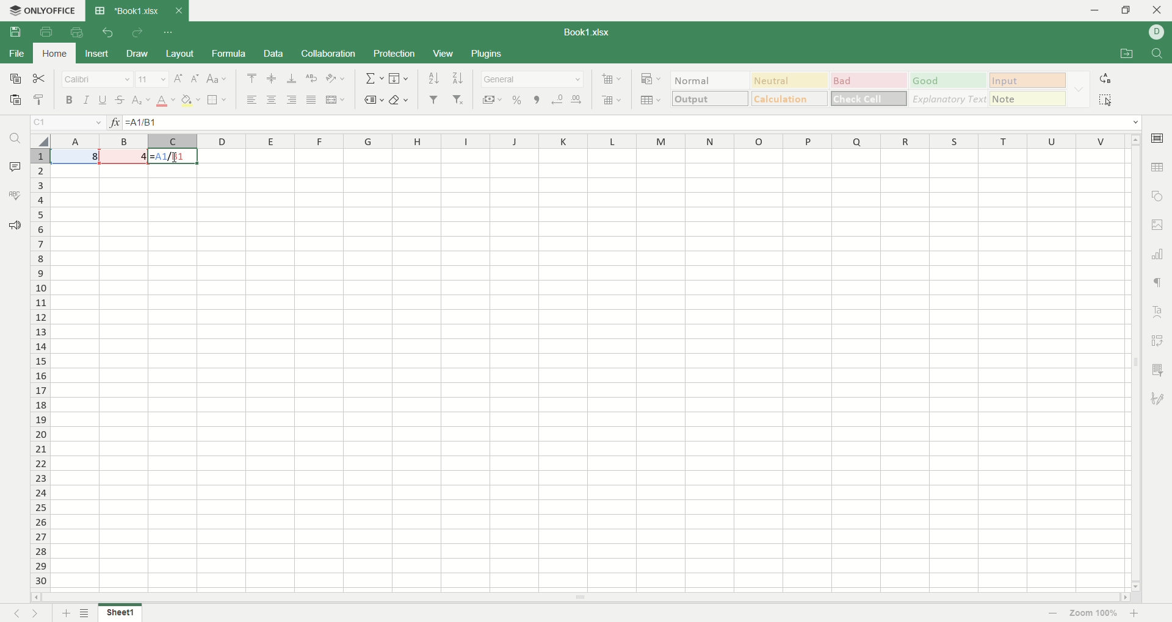 This screenshot has height=622, width=1172. Describe the element at coordinates (947, 98) in the screenshot. I see `explanatory text` at that location.